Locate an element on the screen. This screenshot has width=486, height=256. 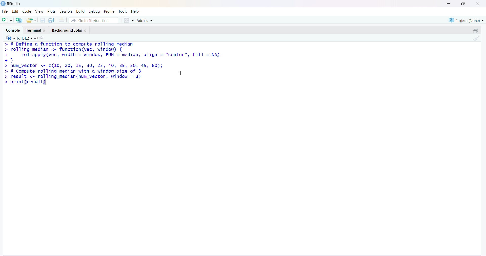
edit is located at coordinates (15, 11).